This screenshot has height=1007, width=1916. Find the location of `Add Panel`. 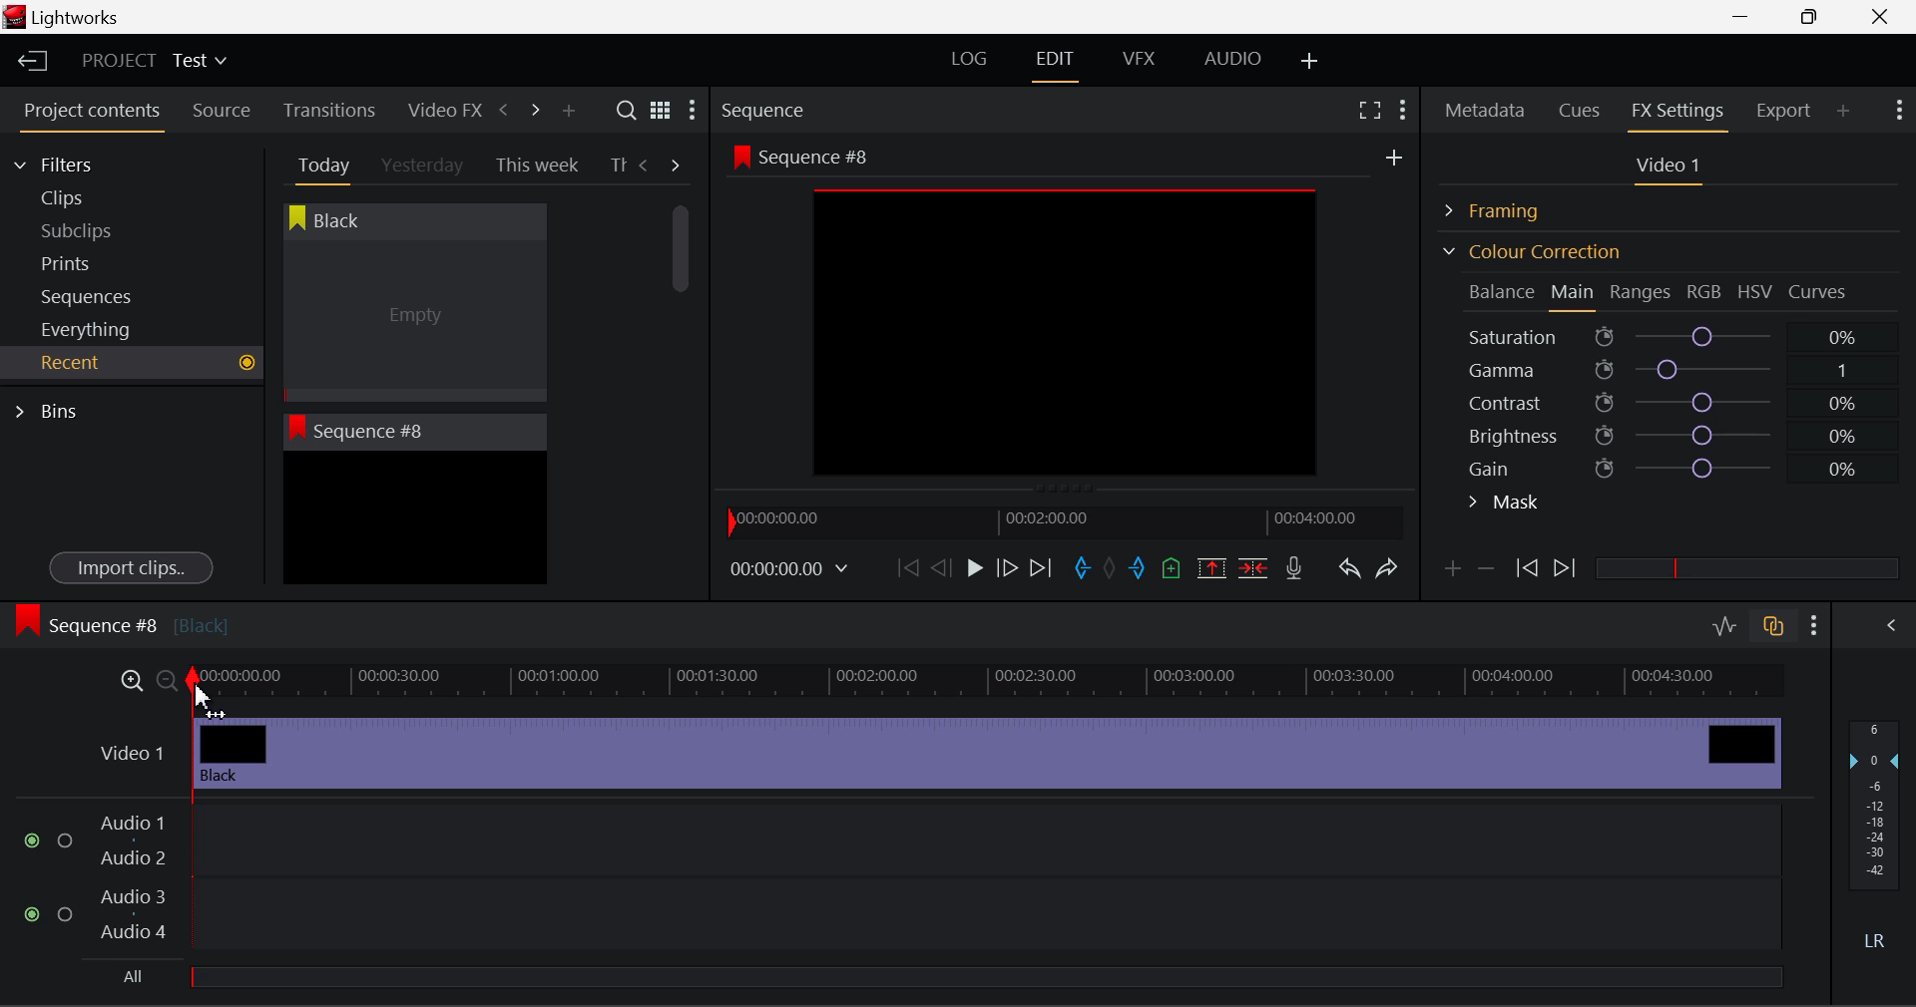

Add Panel is located at coordinates (568, 112).